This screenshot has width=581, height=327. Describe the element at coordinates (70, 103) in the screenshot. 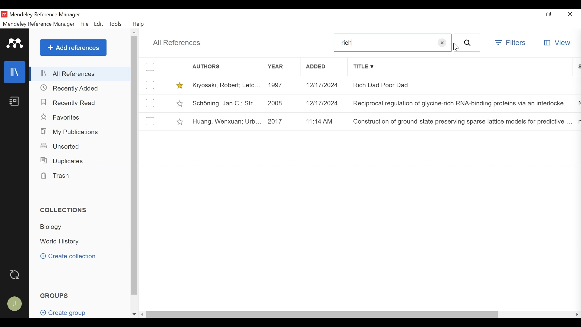

I see `Recently Read` at that location.